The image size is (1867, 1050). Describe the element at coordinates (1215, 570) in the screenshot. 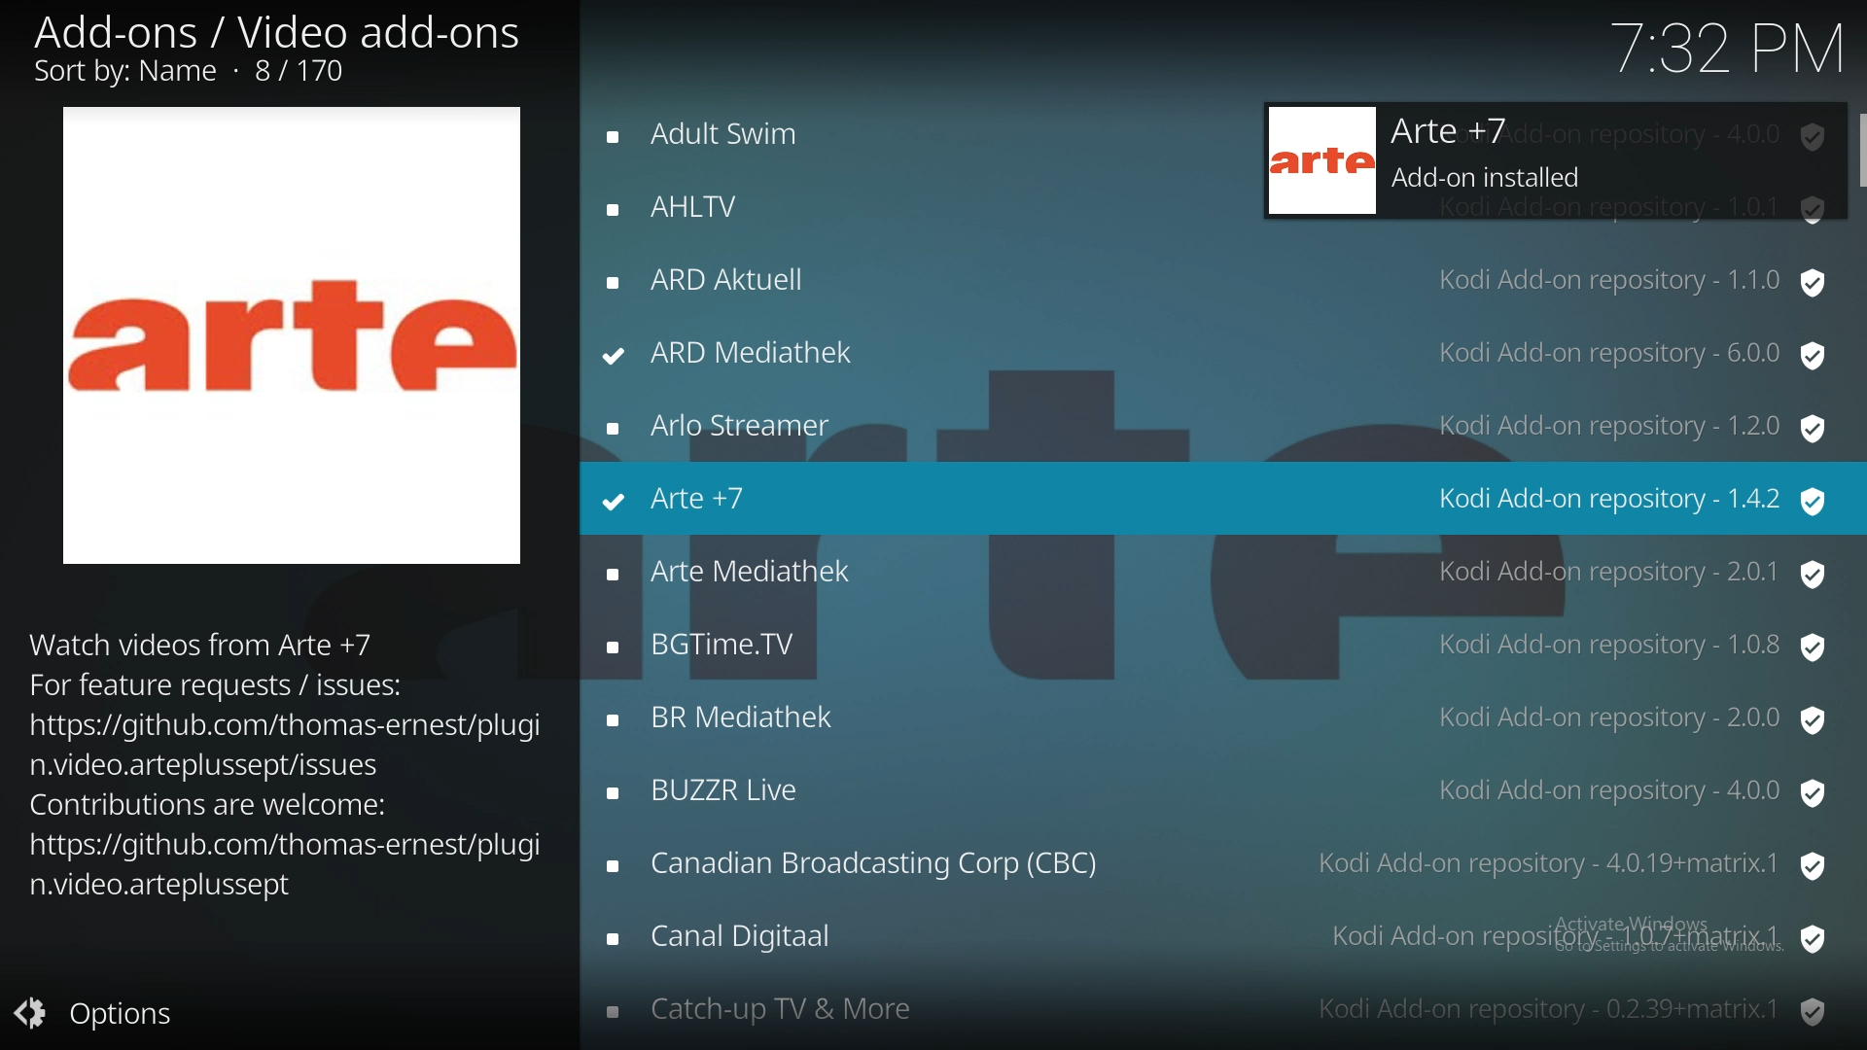

I see `add on` at that location.